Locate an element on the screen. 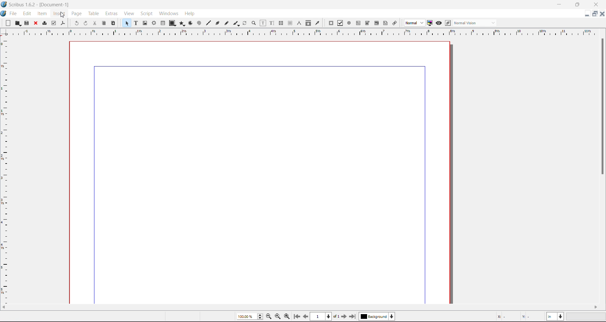 This screenshot has height=322, width=606. Cursor Coordinate - Y  is located at coordinates (530, 316).